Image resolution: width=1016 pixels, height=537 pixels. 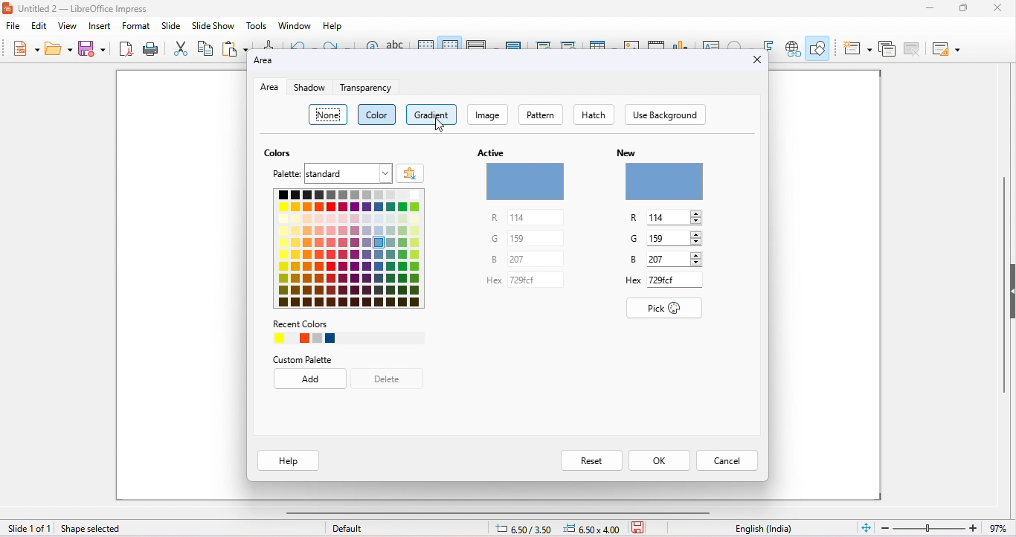 I want to click on copy, so click(x=205, y=48).